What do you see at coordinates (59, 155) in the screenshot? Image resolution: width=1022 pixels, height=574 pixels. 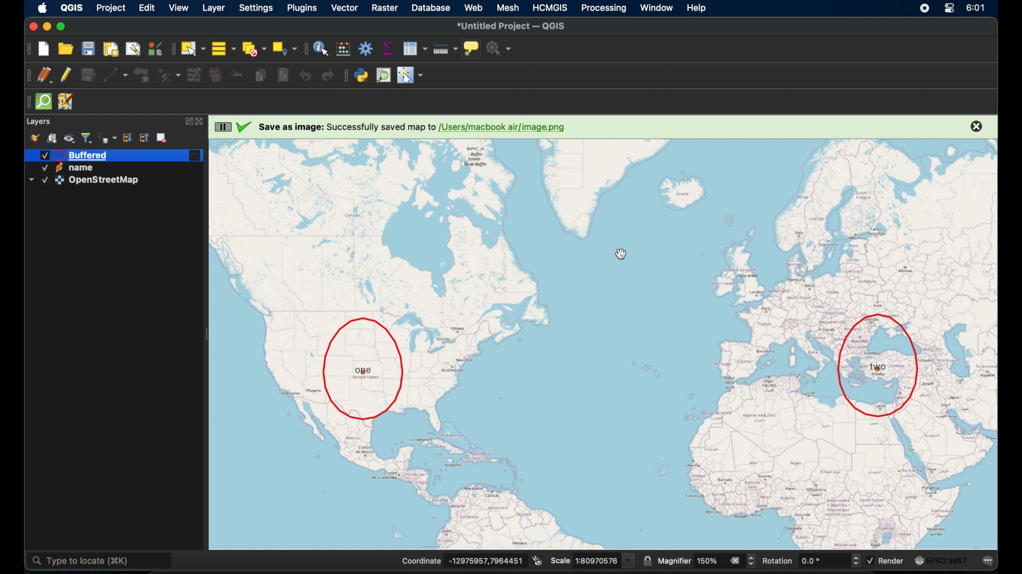 I see `icon` at bounding box center [59, 155].